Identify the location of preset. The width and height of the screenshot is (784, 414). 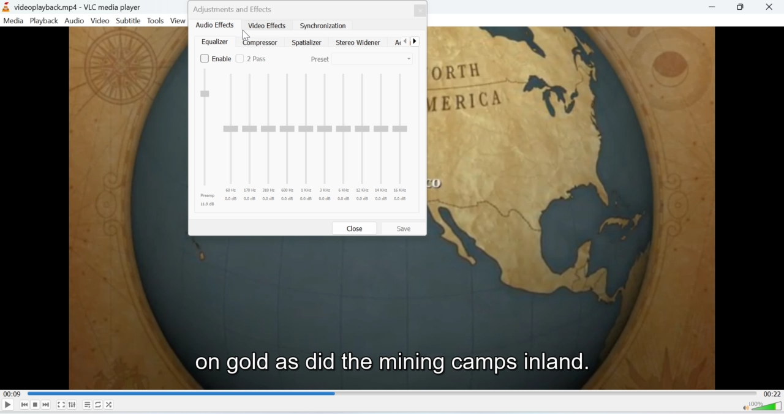
(360, 59).